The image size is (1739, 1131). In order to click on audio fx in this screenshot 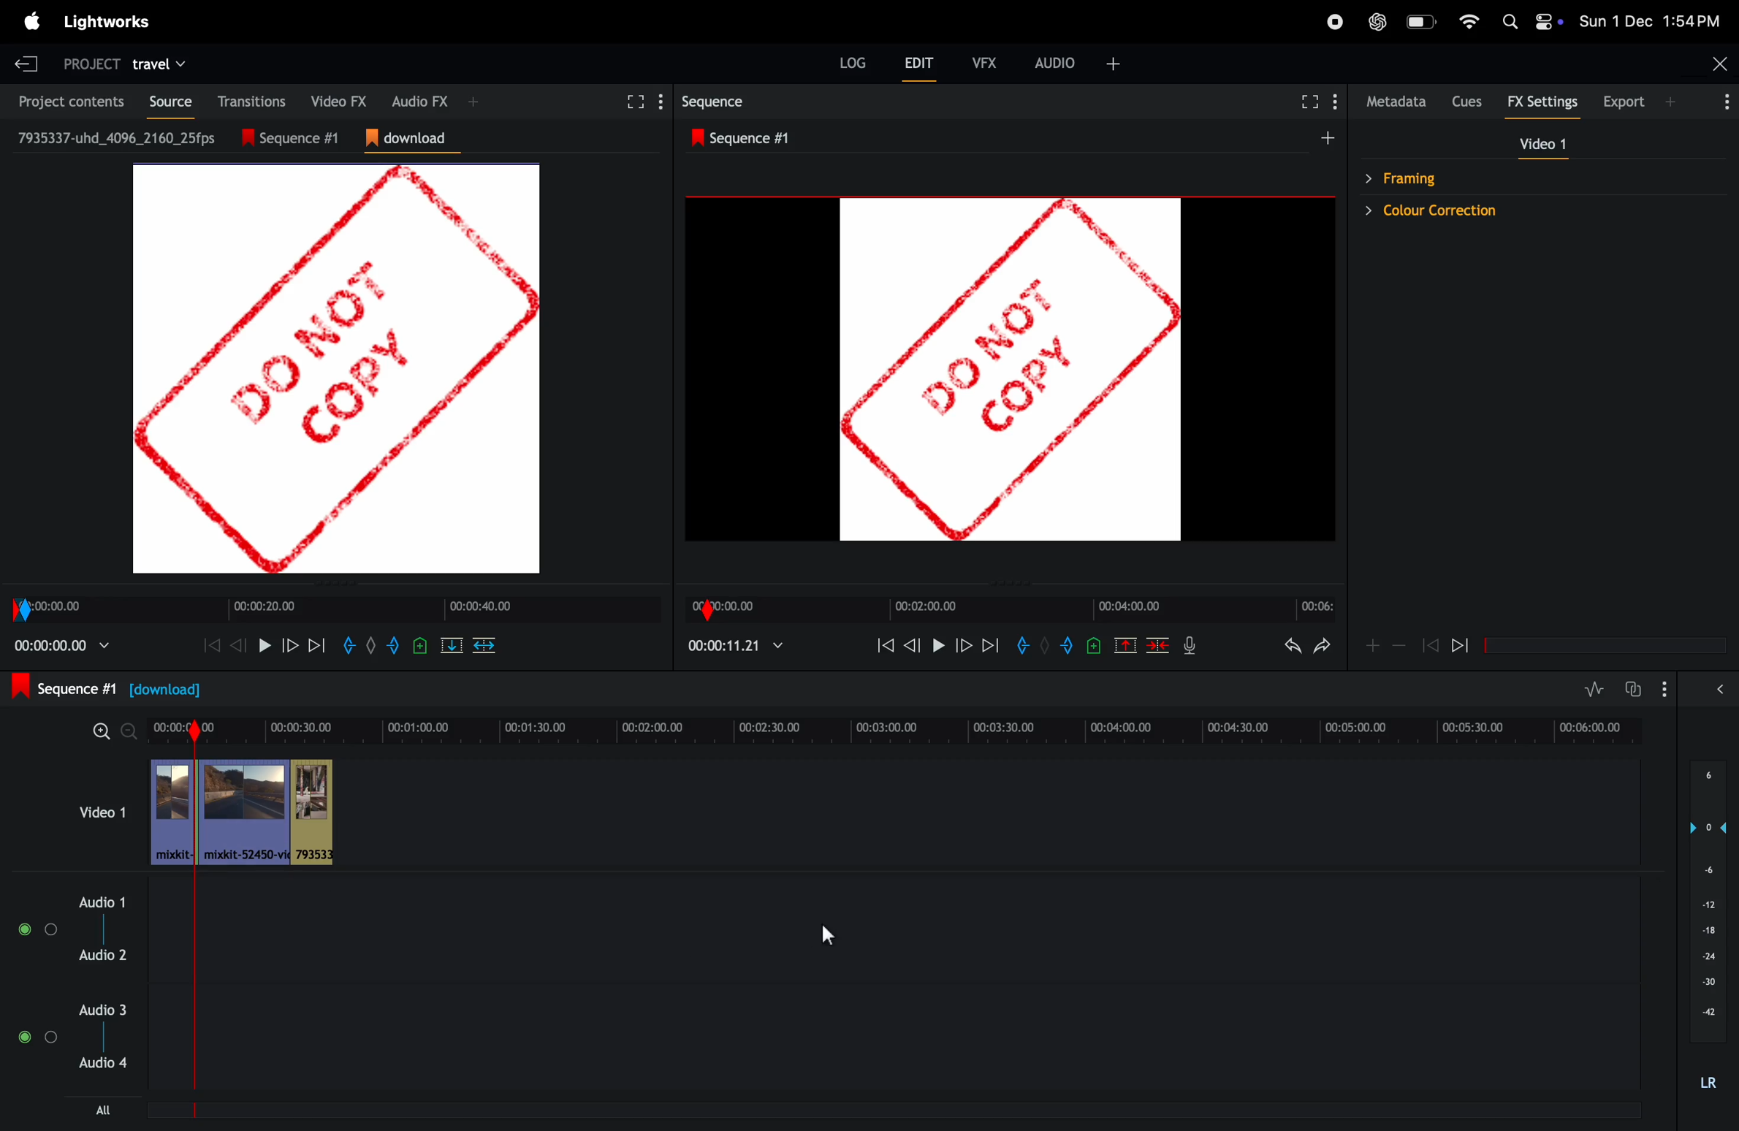, I will do `click(420, 100)`.